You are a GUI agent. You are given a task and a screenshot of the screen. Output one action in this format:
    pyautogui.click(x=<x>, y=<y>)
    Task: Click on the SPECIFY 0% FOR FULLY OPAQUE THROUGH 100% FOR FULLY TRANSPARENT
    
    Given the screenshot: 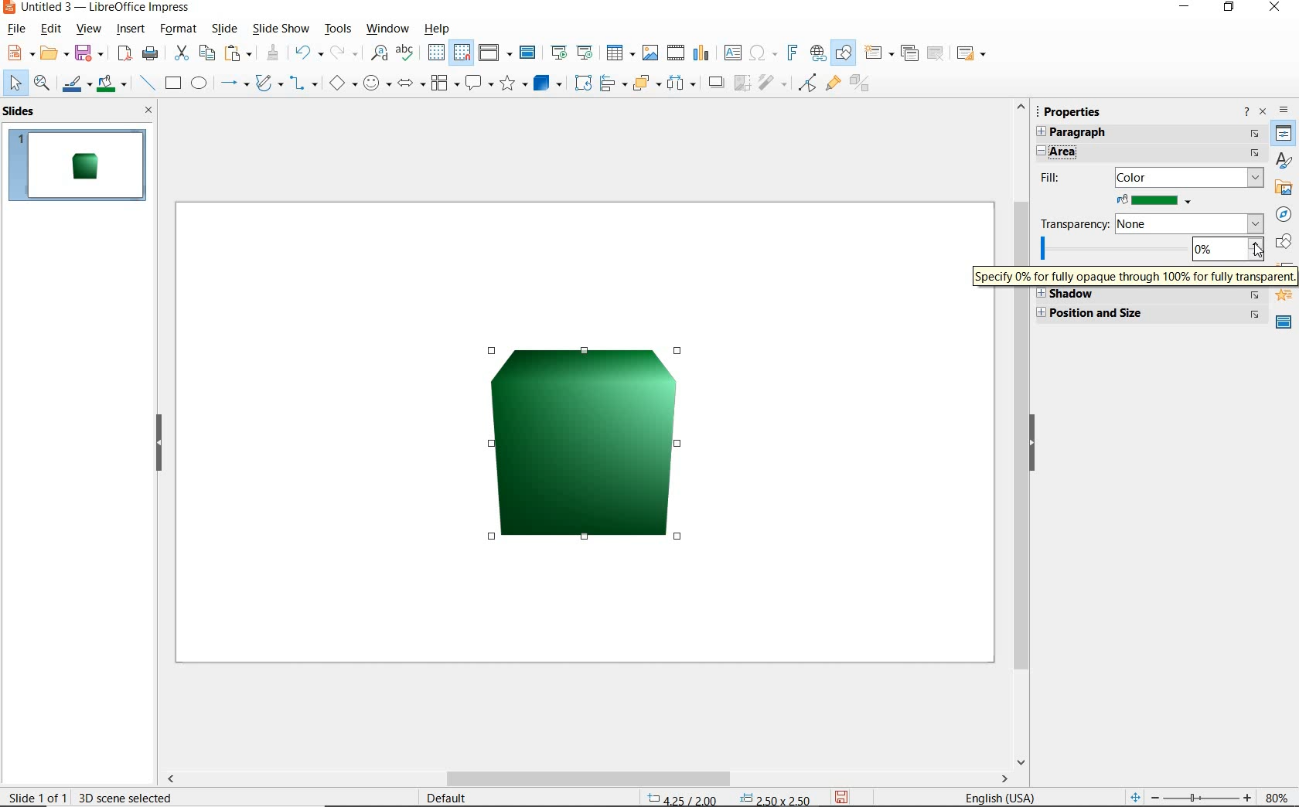 What is the action you would take?
    pyautogui.click(x=1133, y=275)
    